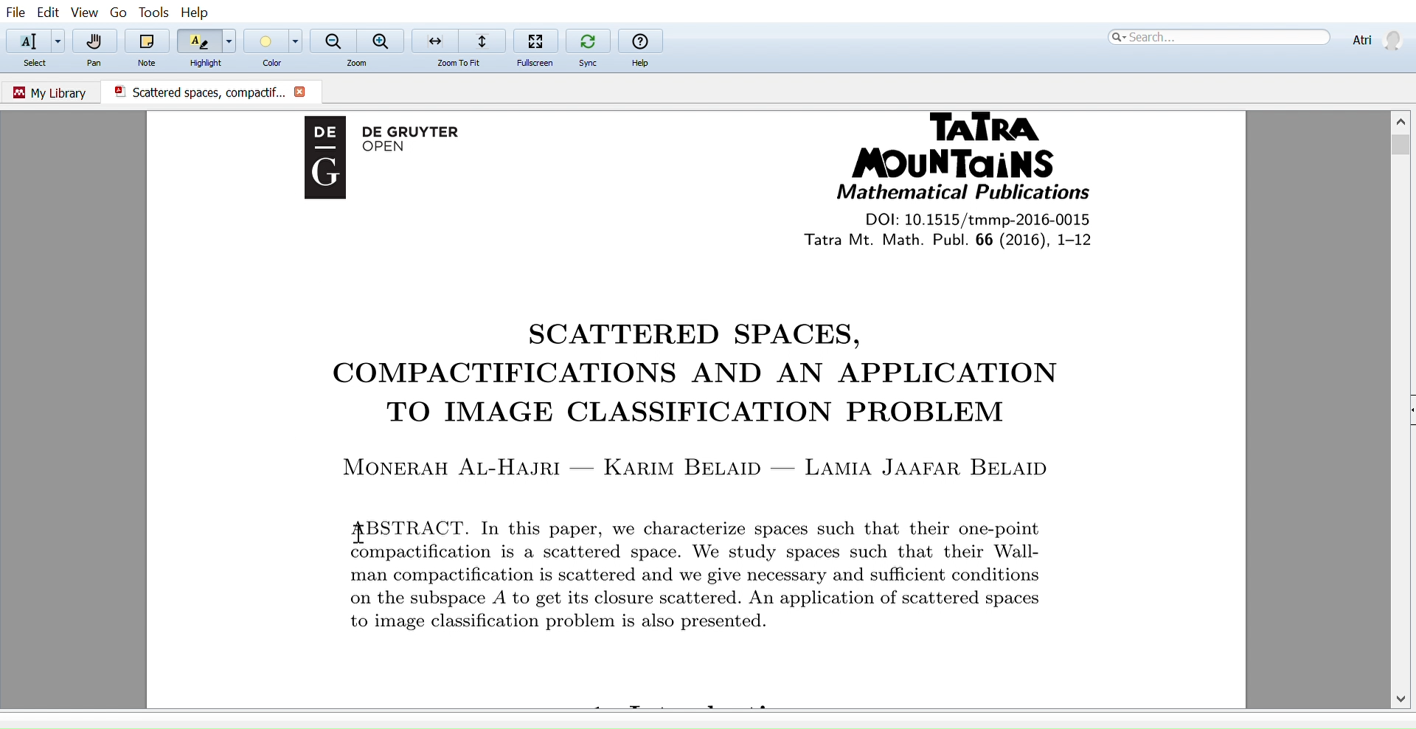  Describe the element at coordinates (1403, 698) in the screenshot. I see `Move down` at that location.